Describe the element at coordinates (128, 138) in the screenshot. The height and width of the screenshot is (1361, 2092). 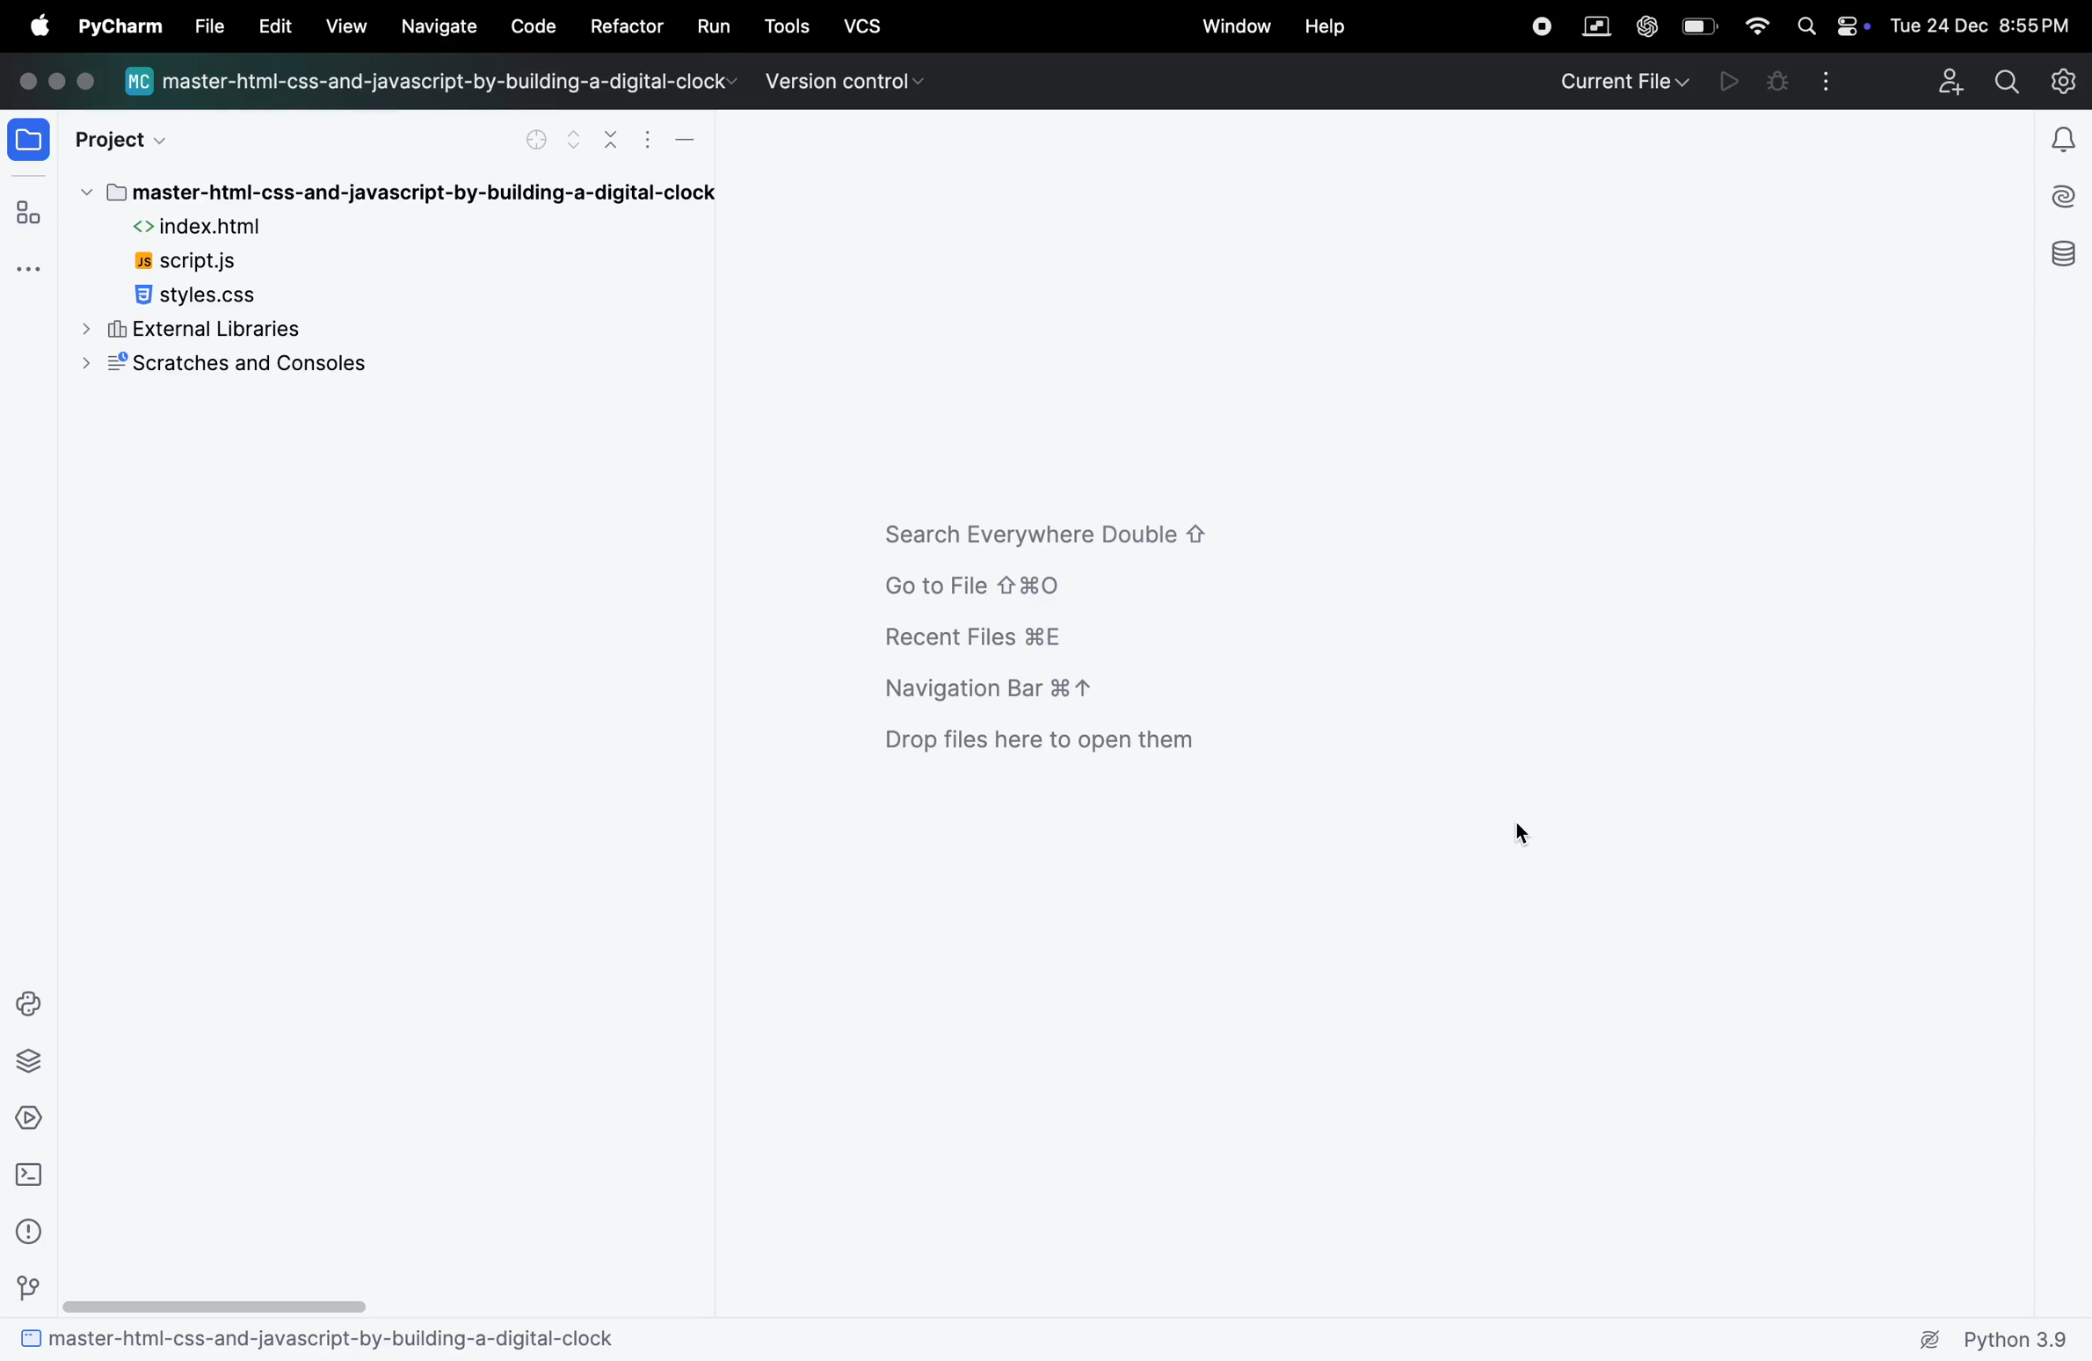
I see `project` at that location.